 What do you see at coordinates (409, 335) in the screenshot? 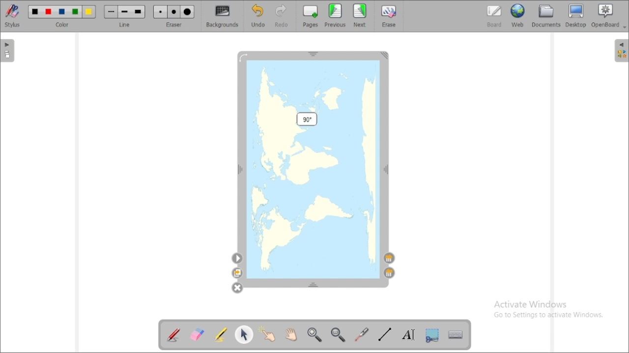
I see `write text` at bounding box center [409, 335].